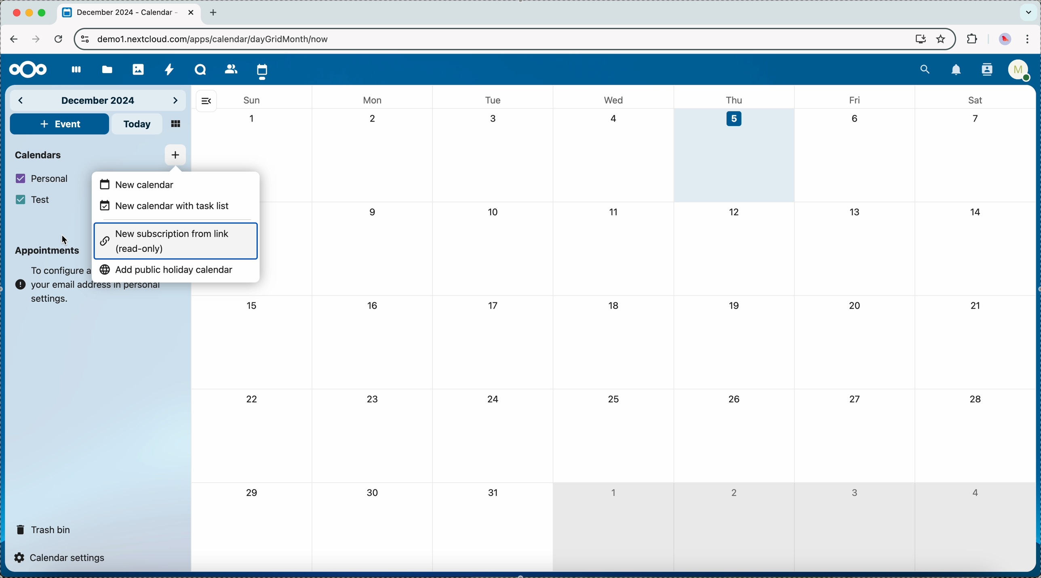 This screenshot has height=578, width=1041. Describe the element at coordinates (99, 99) in the screenshot. I see `december 2024` at that location.